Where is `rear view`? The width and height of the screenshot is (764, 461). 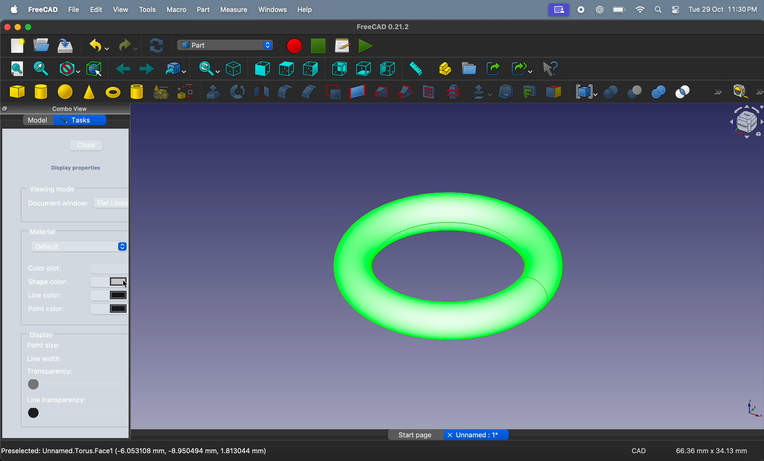 rear view is located at coordinates (340, 68).